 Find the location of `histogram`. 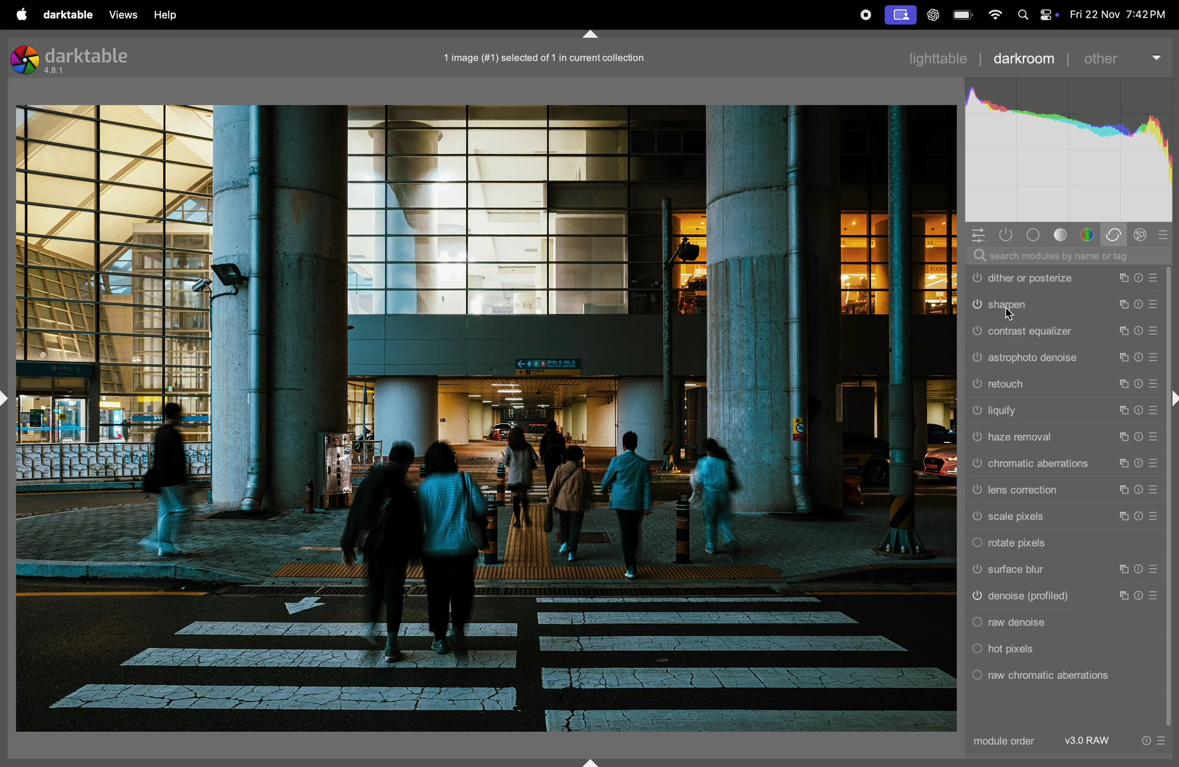

histogram is located at coordinates (1070, 147).